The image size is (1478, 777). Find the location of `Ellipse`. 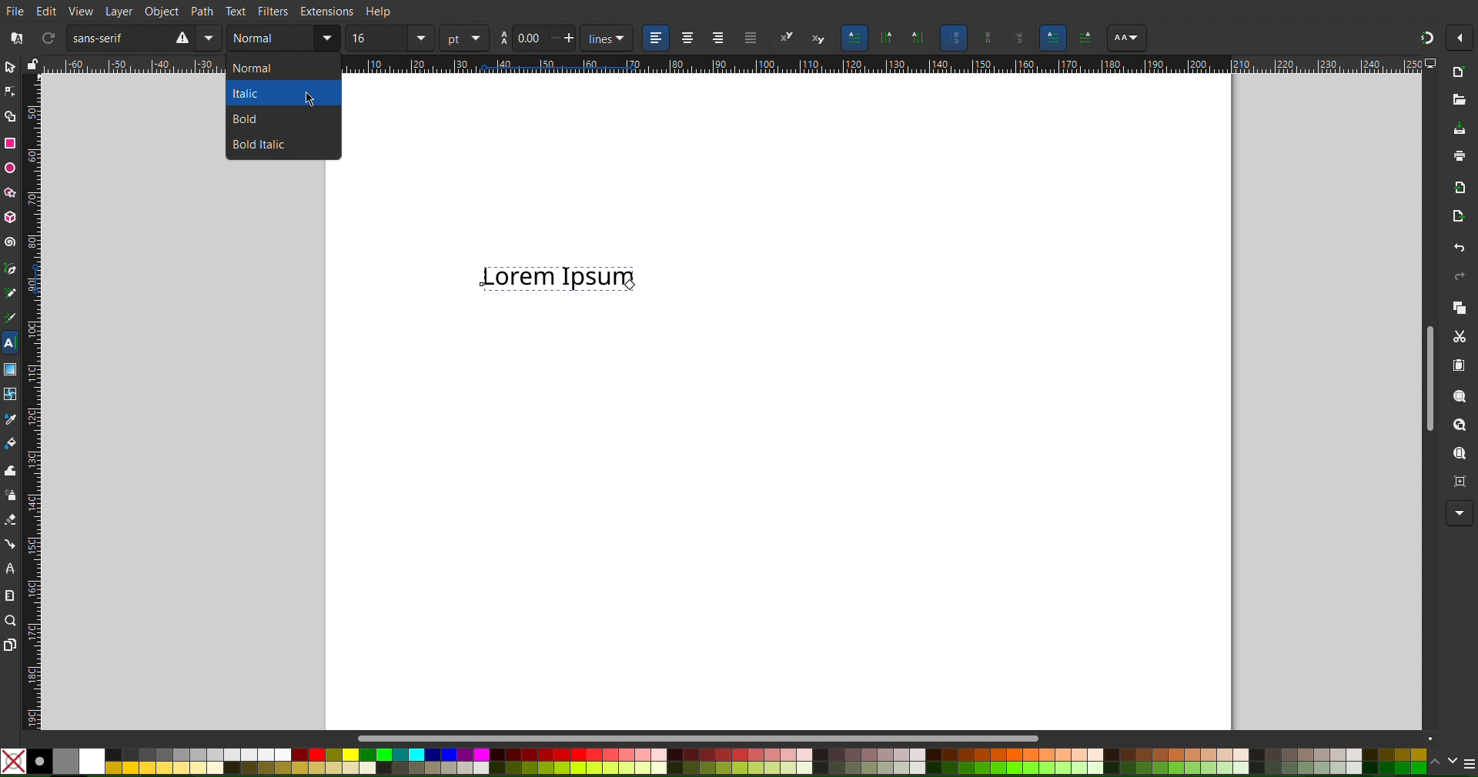

Ellipse is located at coordinates (10, 168).